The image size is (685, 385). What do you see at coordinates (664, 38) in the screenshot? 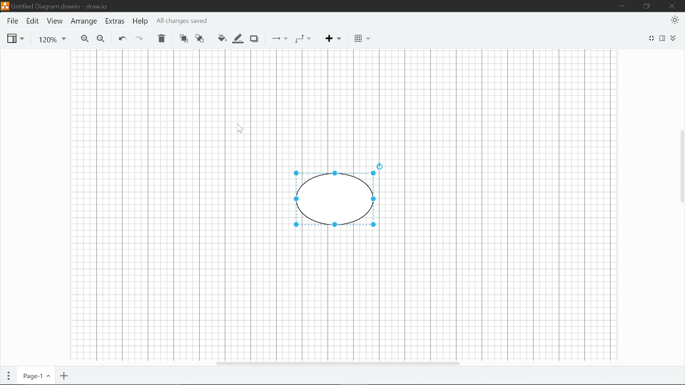
I see `Format` at bounding box center [664, 38].